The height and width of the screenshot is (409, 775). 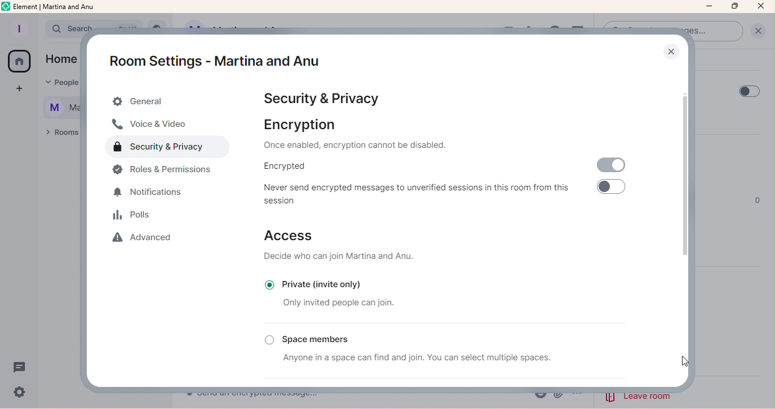 What do you see at coordinates (609, 165) in the screenshot?
I see `Toggle` at bounding box center [609, 165].